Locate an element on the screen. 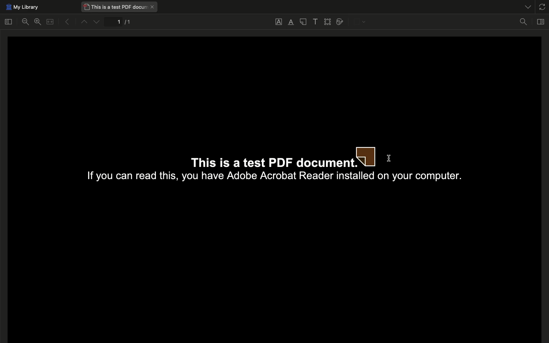 The width and height of the screenshot is (549, 343). Click on document to confirm annotation is located at coordinates (392, 158).